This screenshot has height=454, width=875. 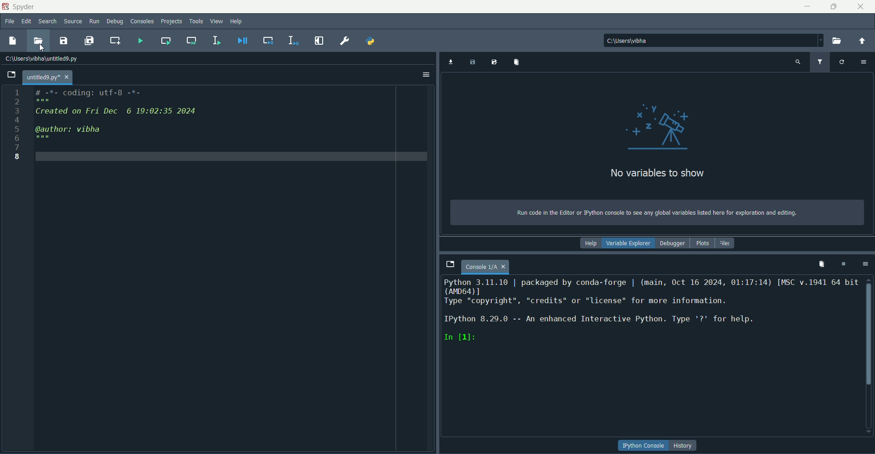 I want to click on save all files, so click(x=89, y=41).